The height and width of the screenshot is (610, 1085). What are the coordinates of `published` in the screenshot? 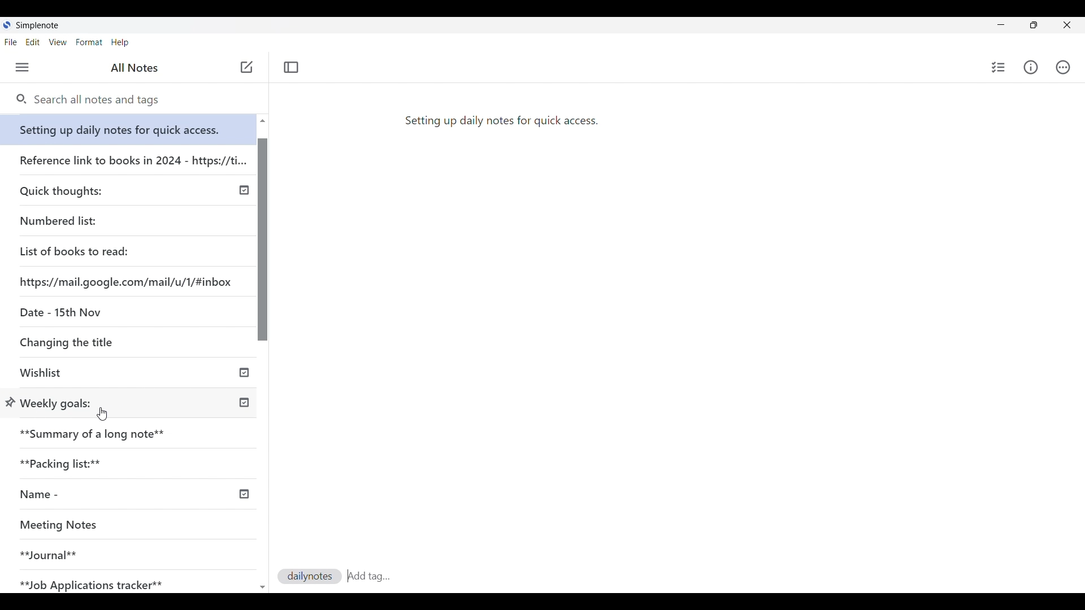 It's located at (245, 374).